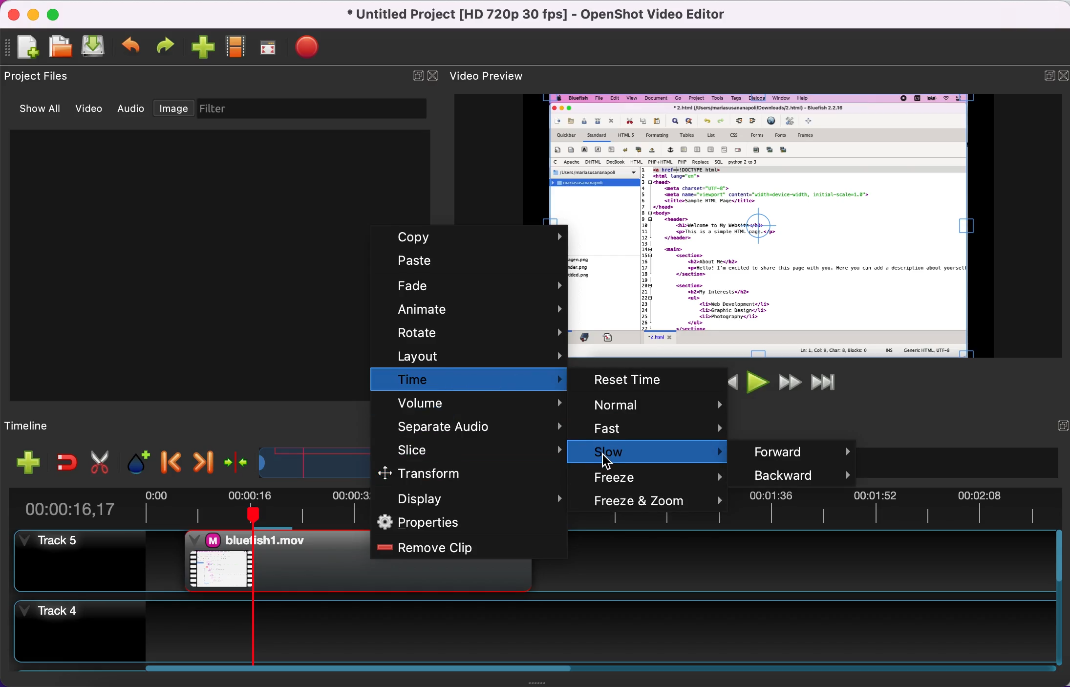  What do you see at coordinates (36, 16) in the screenshot?
I see `minimize` at bounding box center [36, 16].